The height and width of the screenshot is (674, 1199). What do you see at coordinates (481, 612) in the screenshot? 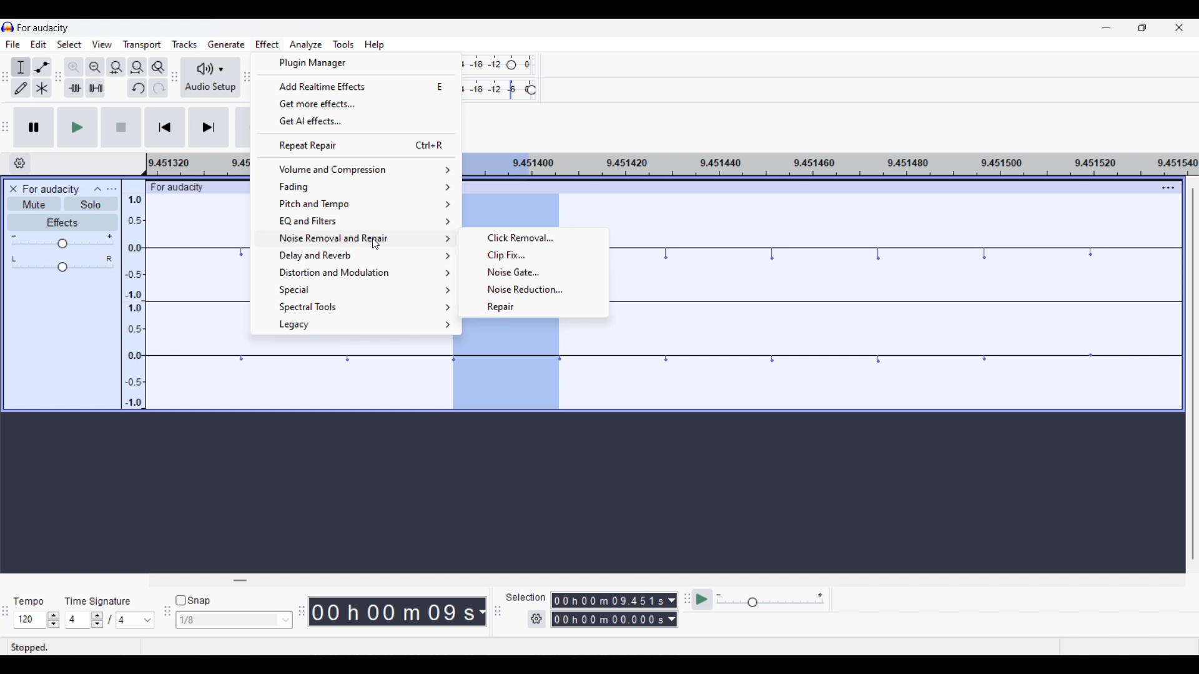
I see `Current track measurement` at bounding box center [481, 612].